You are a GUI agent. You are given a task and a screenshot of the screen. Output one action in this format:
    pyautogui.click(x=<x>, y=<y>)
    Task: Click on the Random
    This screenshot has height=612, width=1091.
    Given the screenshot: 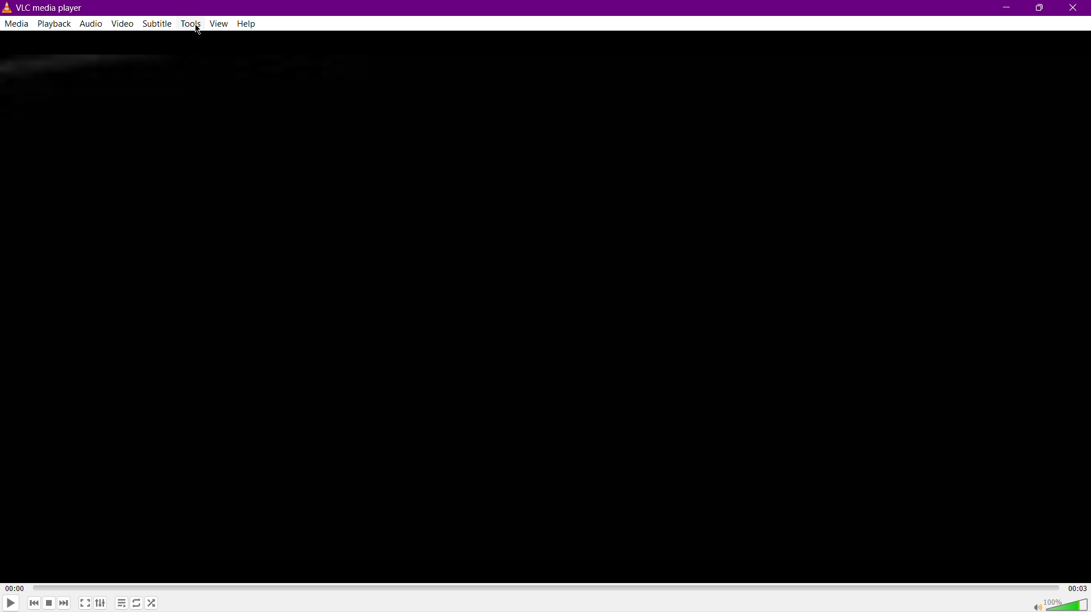 What is the action you would take?
    pyautogui.click(x=154, y=603)
    